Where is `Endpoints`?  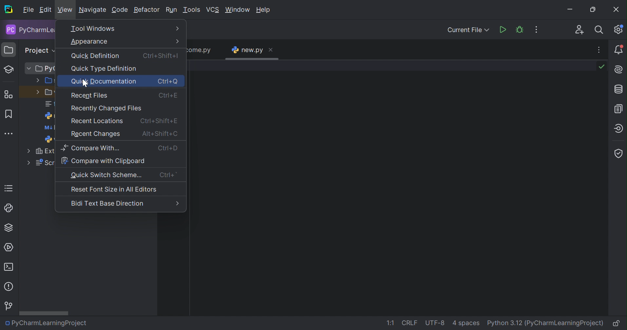
Endpoints is located at coordinates (618, 129).